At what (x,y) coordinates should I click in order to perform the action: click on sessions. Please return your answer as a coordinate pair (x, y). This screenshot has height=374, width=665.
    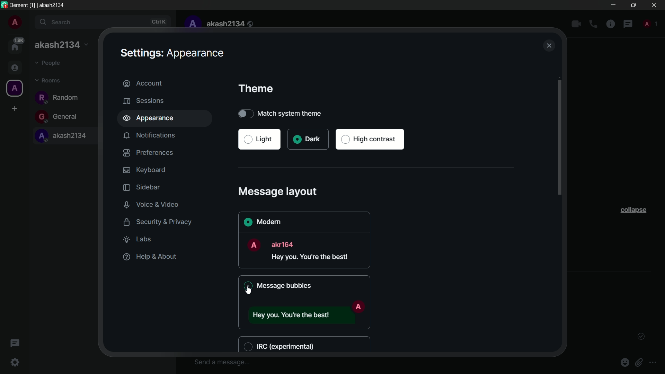
    Looking at the image, I should click on (144, 100).